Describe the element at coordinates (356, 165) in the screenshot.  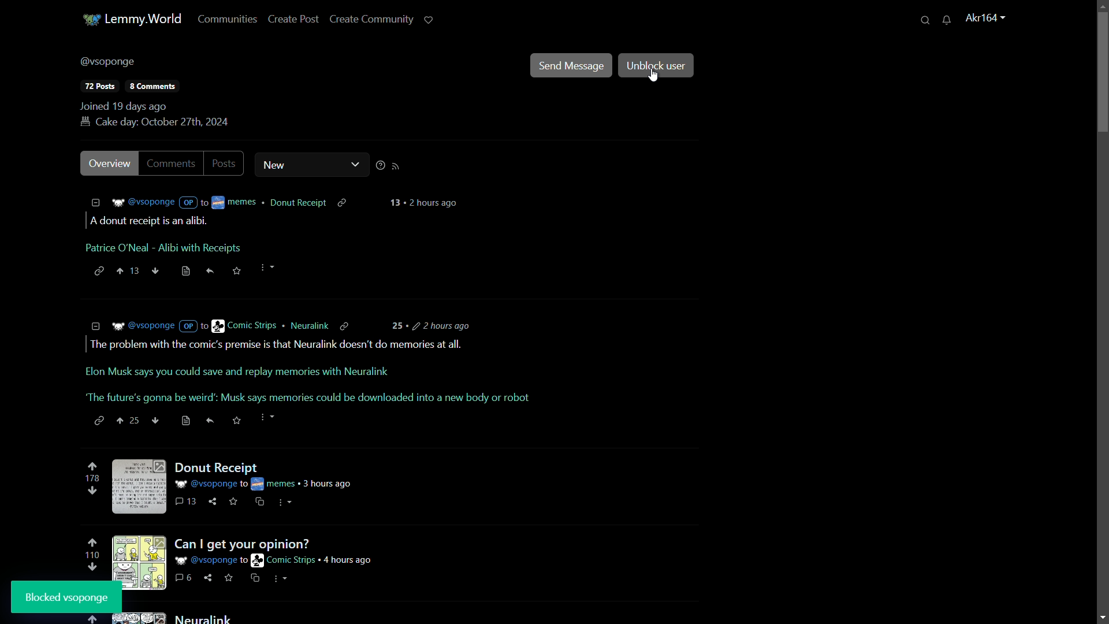
I see `dropdown` at that location.